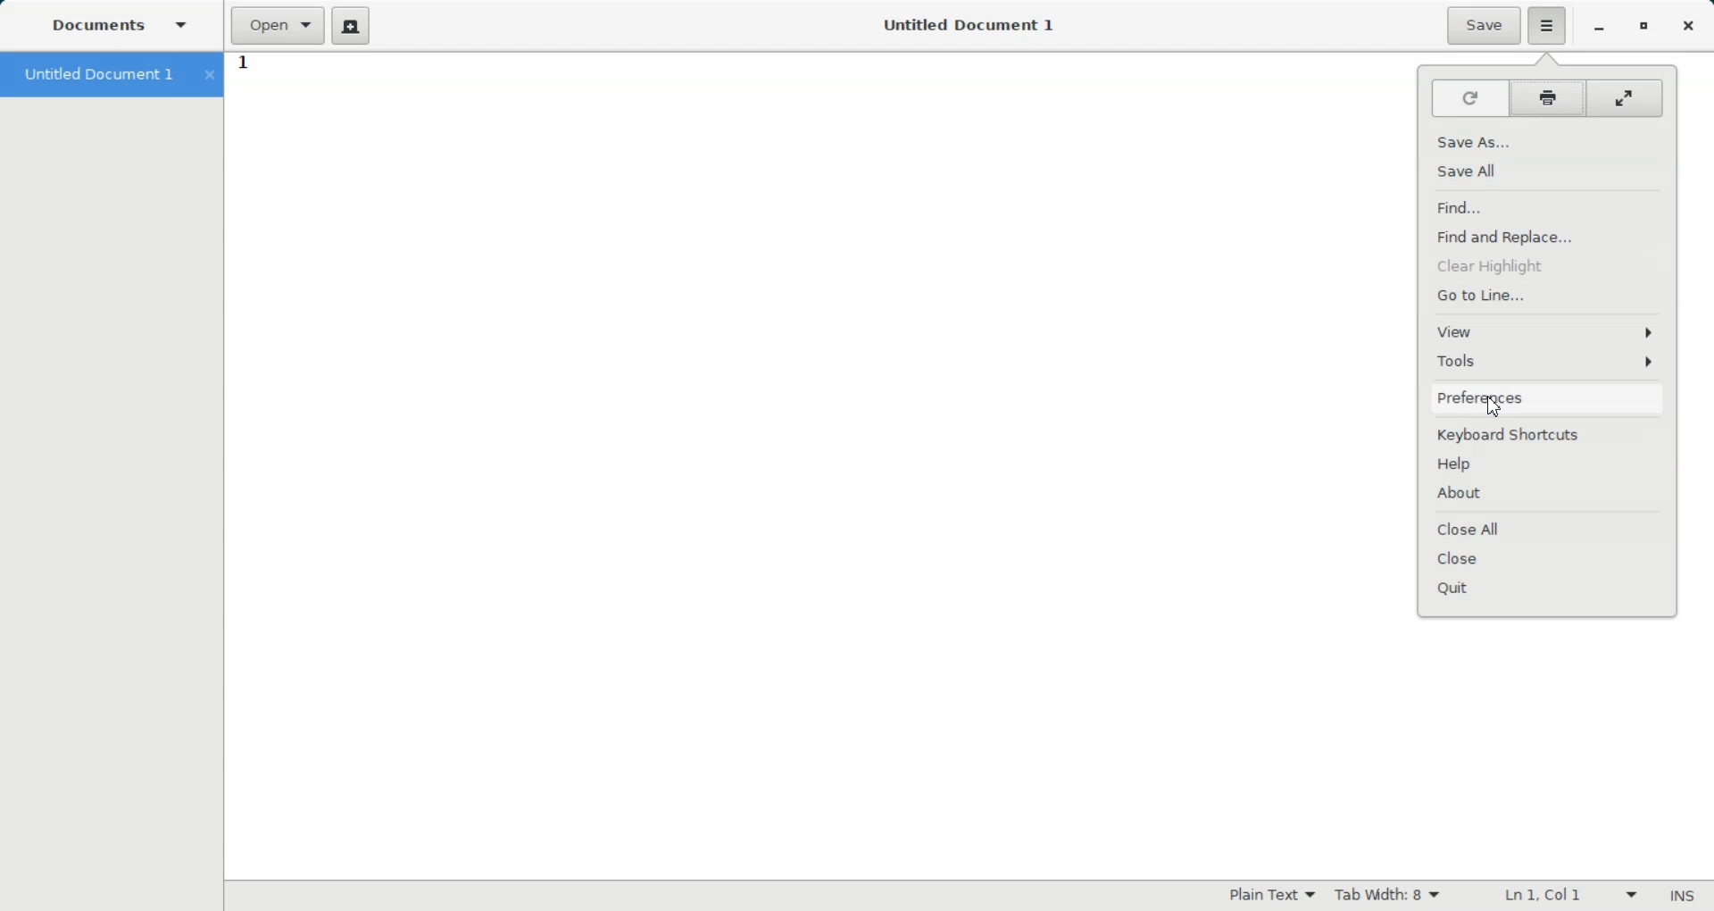 This screenshot has width=1714, height=911. What do you see at coordinates (1549, 173) in the screenshot?
I see `Save All` at bounding box center [1549, 173].